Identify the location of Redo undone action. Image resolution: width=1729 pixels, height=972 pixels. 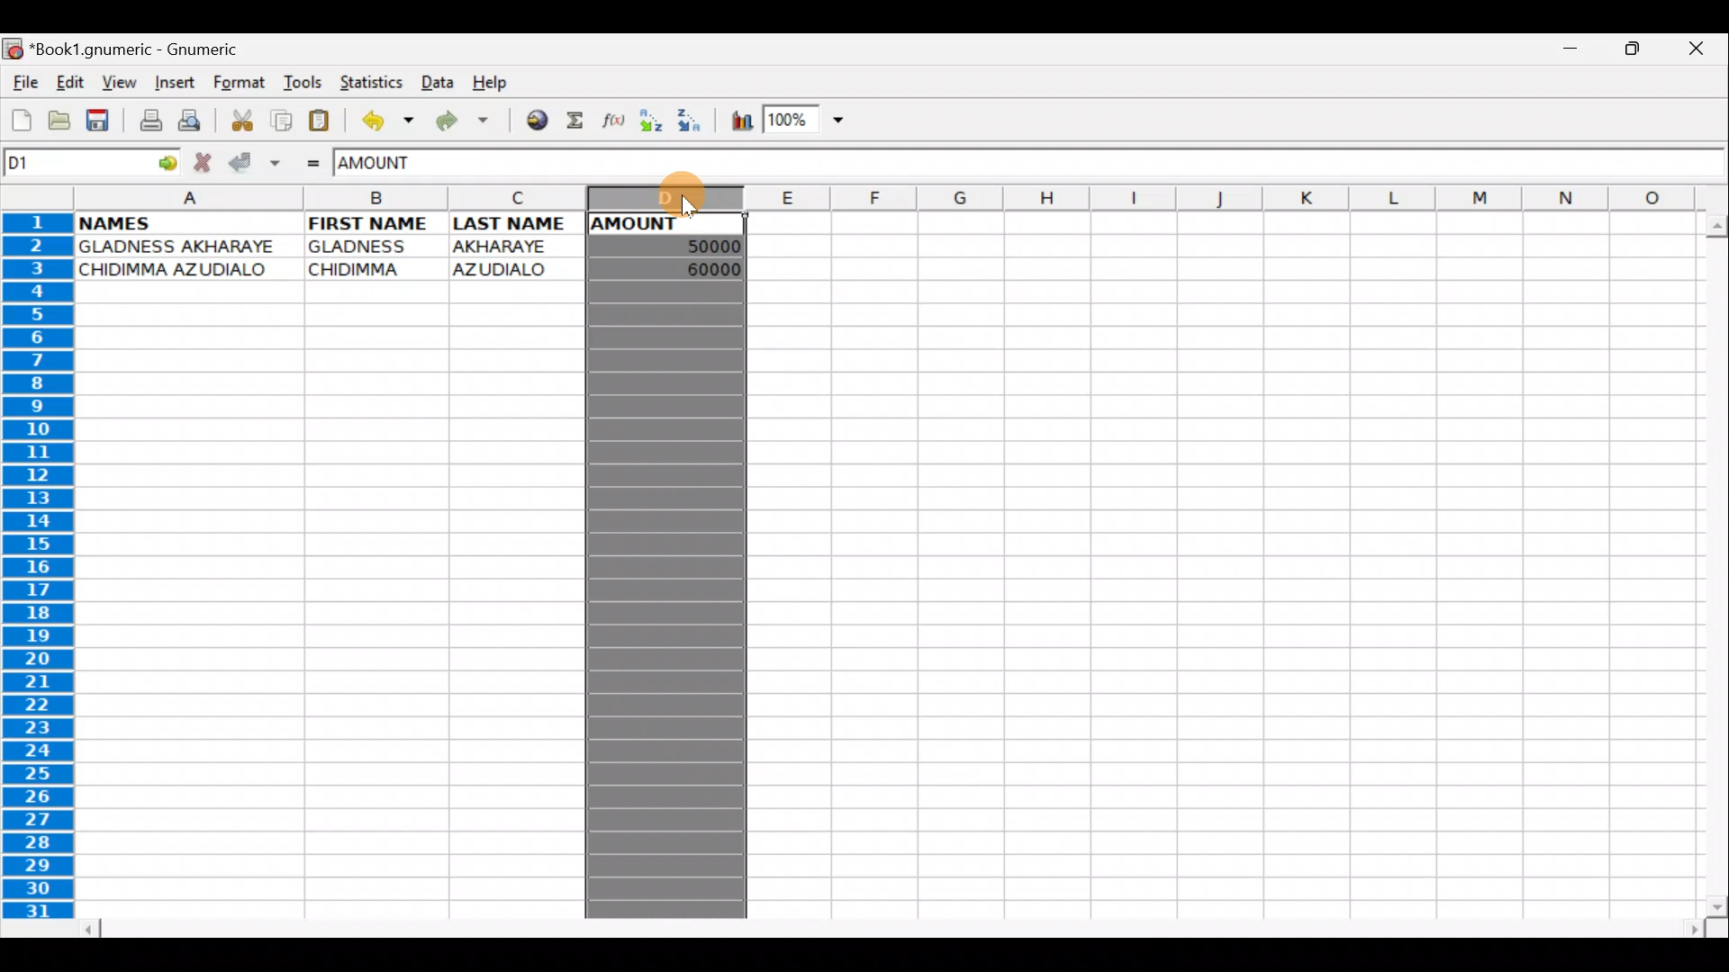
(458, 121).